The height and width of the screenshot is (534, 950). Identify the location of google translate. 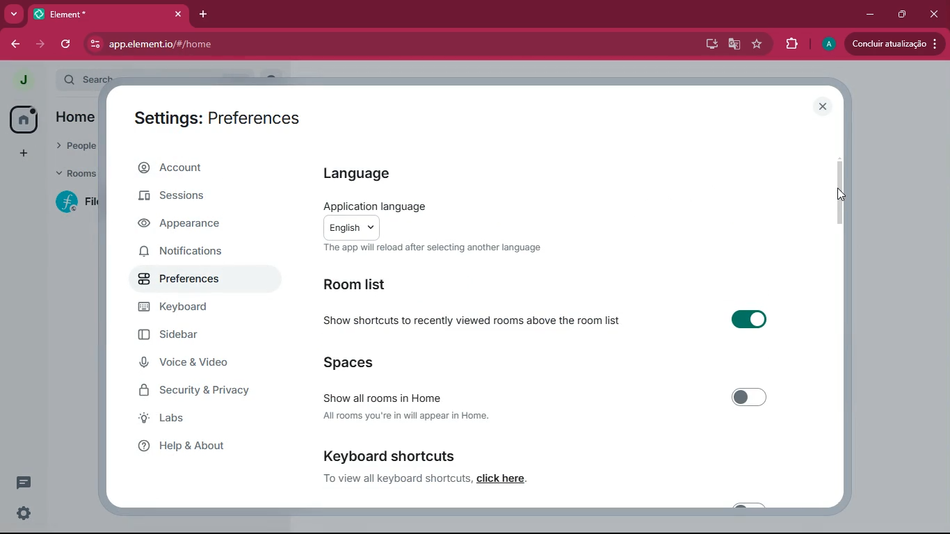
(737, 44).